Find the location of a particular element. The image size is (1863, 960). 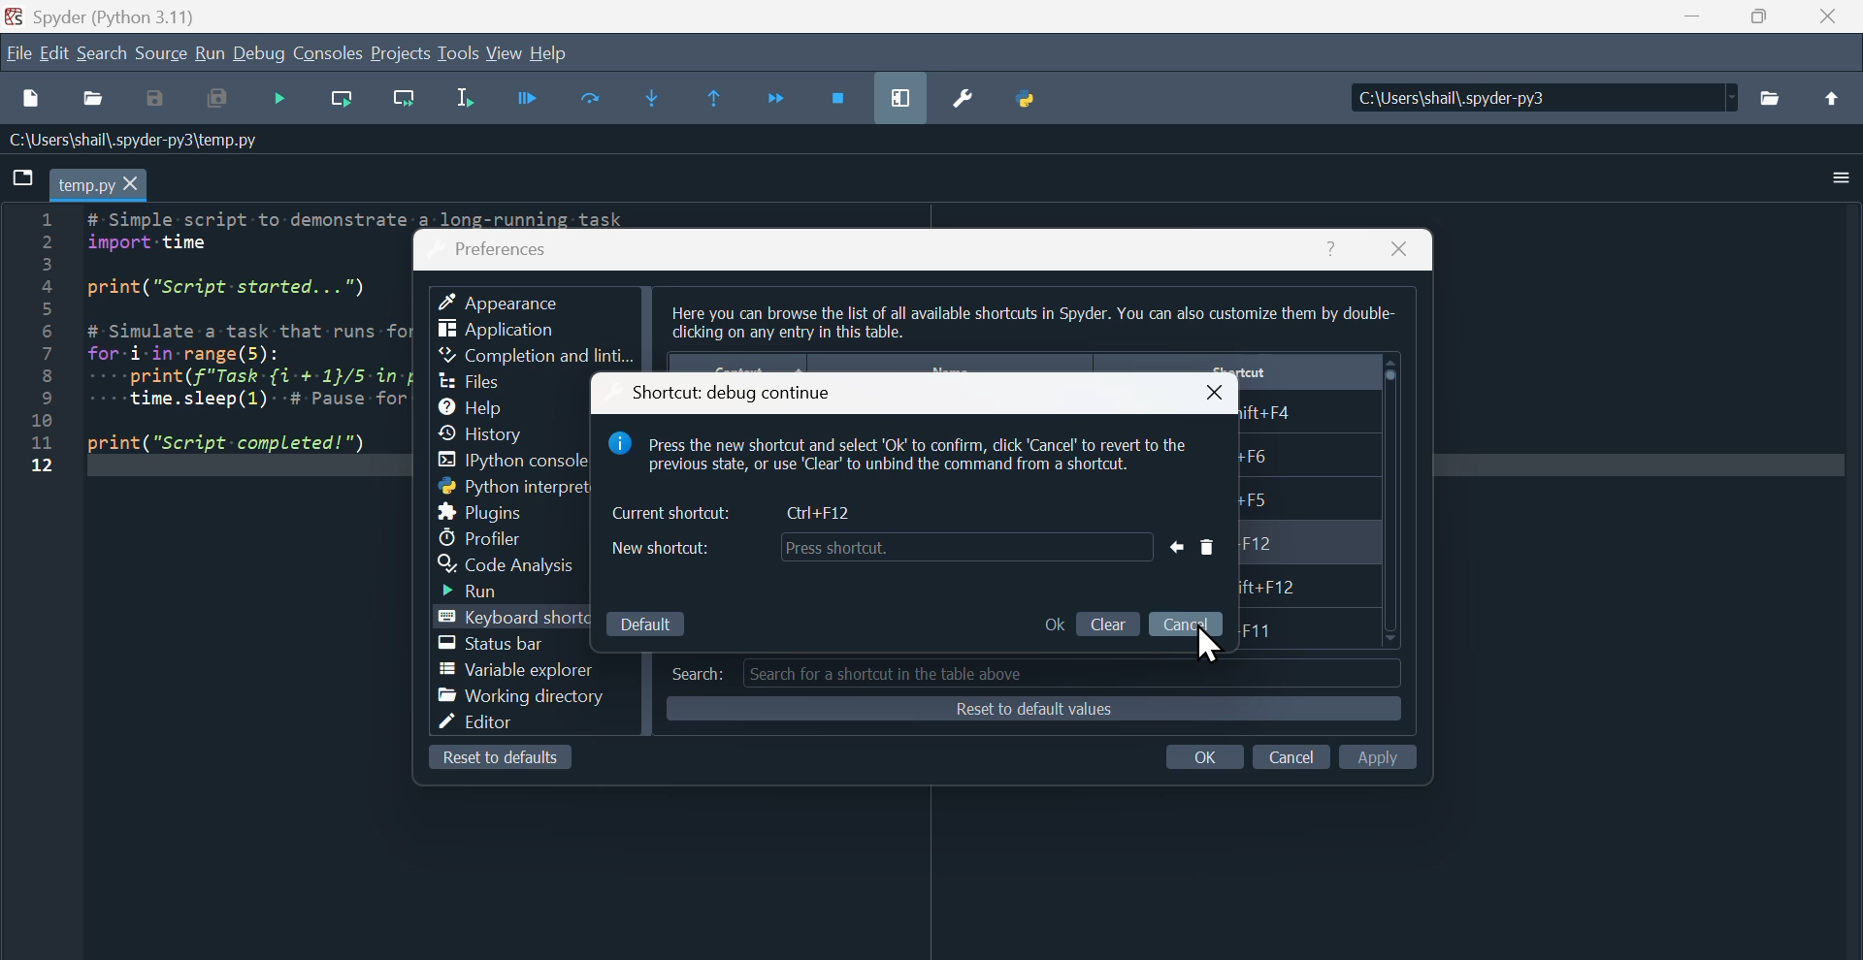

Python interpreters is located at coordinates (498, 486).